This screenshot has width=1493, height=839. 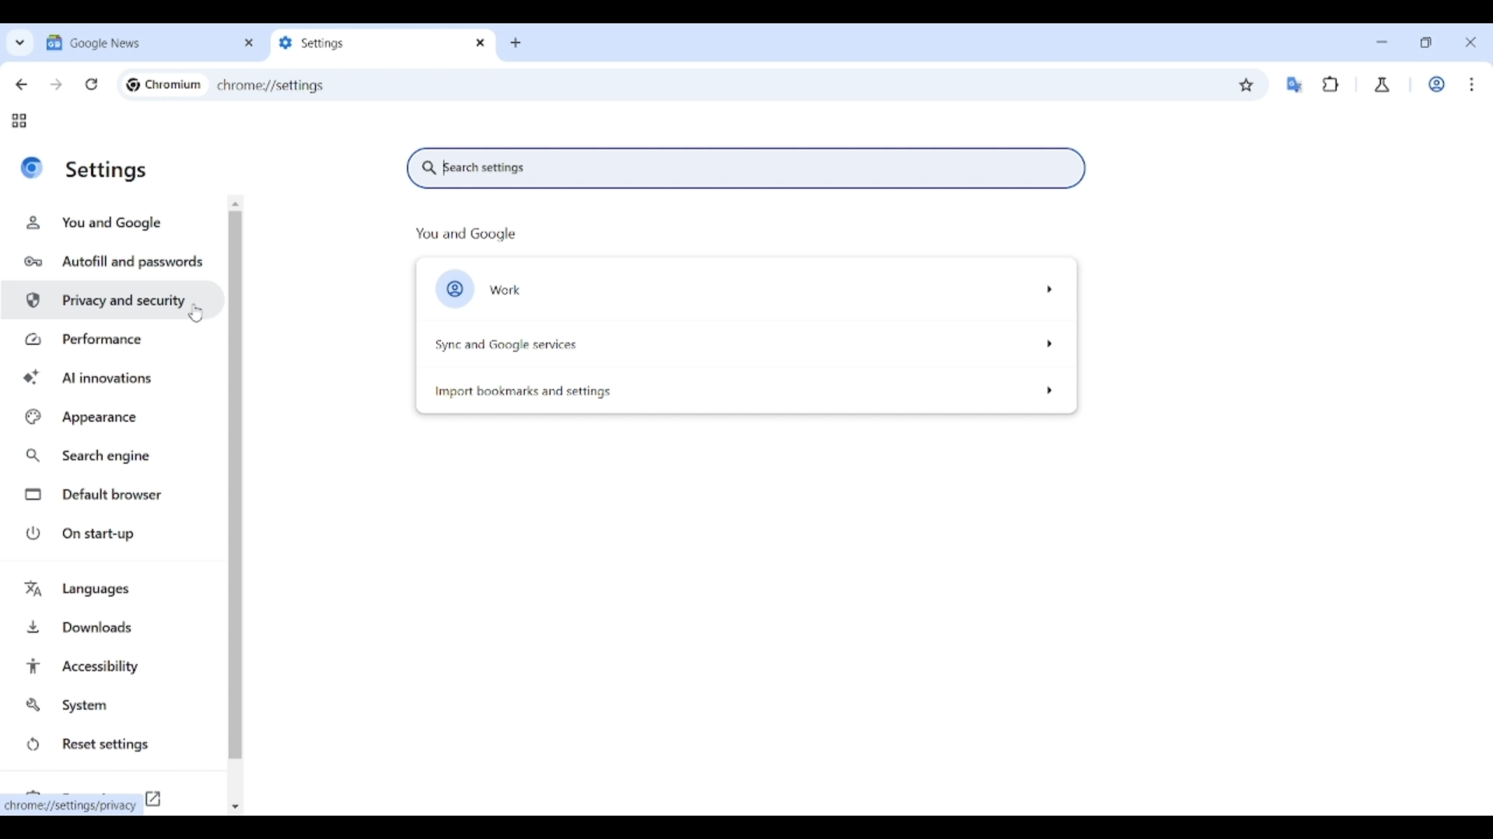 What do you see at coordinates (235, 807) in the screenshot?
I see `Quick slide to bottom` at bounding box center [235, 807].